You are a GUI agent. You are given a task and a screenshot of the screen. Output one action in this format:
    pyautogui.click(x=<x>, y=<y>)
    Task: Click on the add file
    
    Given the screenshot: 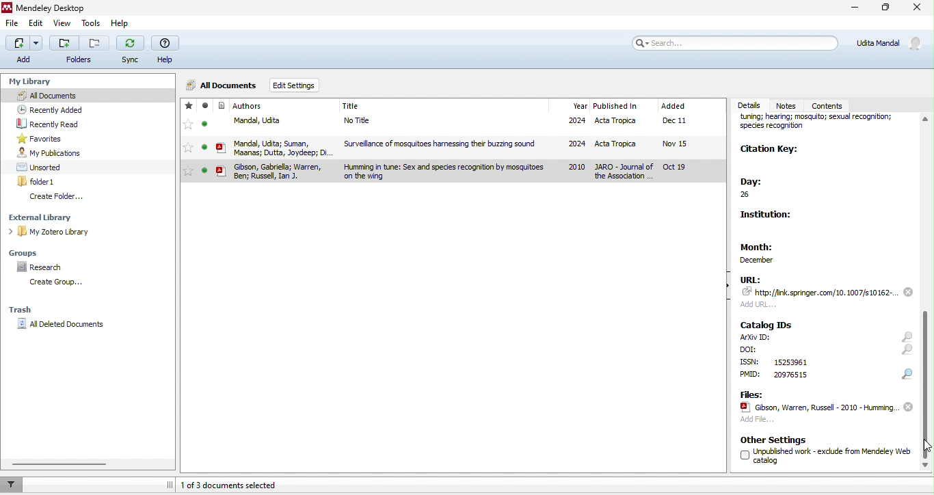 What is the action you would take?
    pyautogui.click(x=757, y=421)
    